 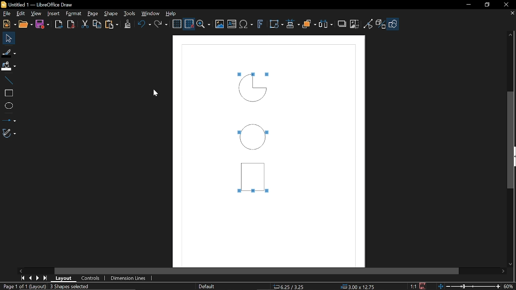 I want to click on Tiny squares sound selected objects, so click(x=270, y=74).